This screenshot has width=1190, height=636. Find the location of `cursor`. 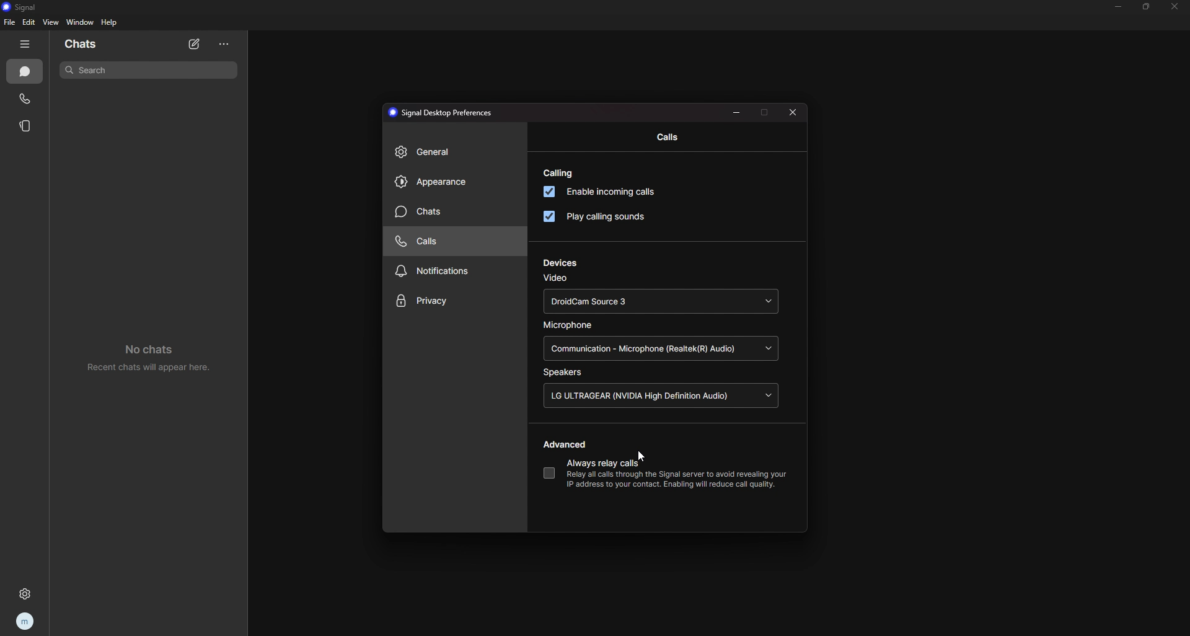

cursor is located at coordinates (645, 455).